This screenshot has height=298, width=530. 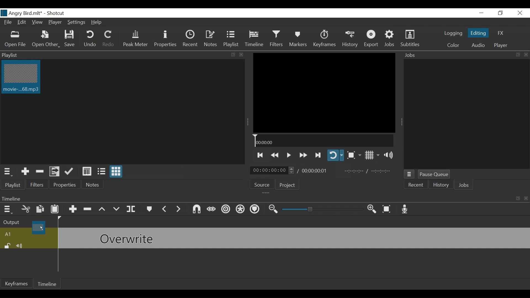 I want to click on Cut, so click(x=25, y=209).